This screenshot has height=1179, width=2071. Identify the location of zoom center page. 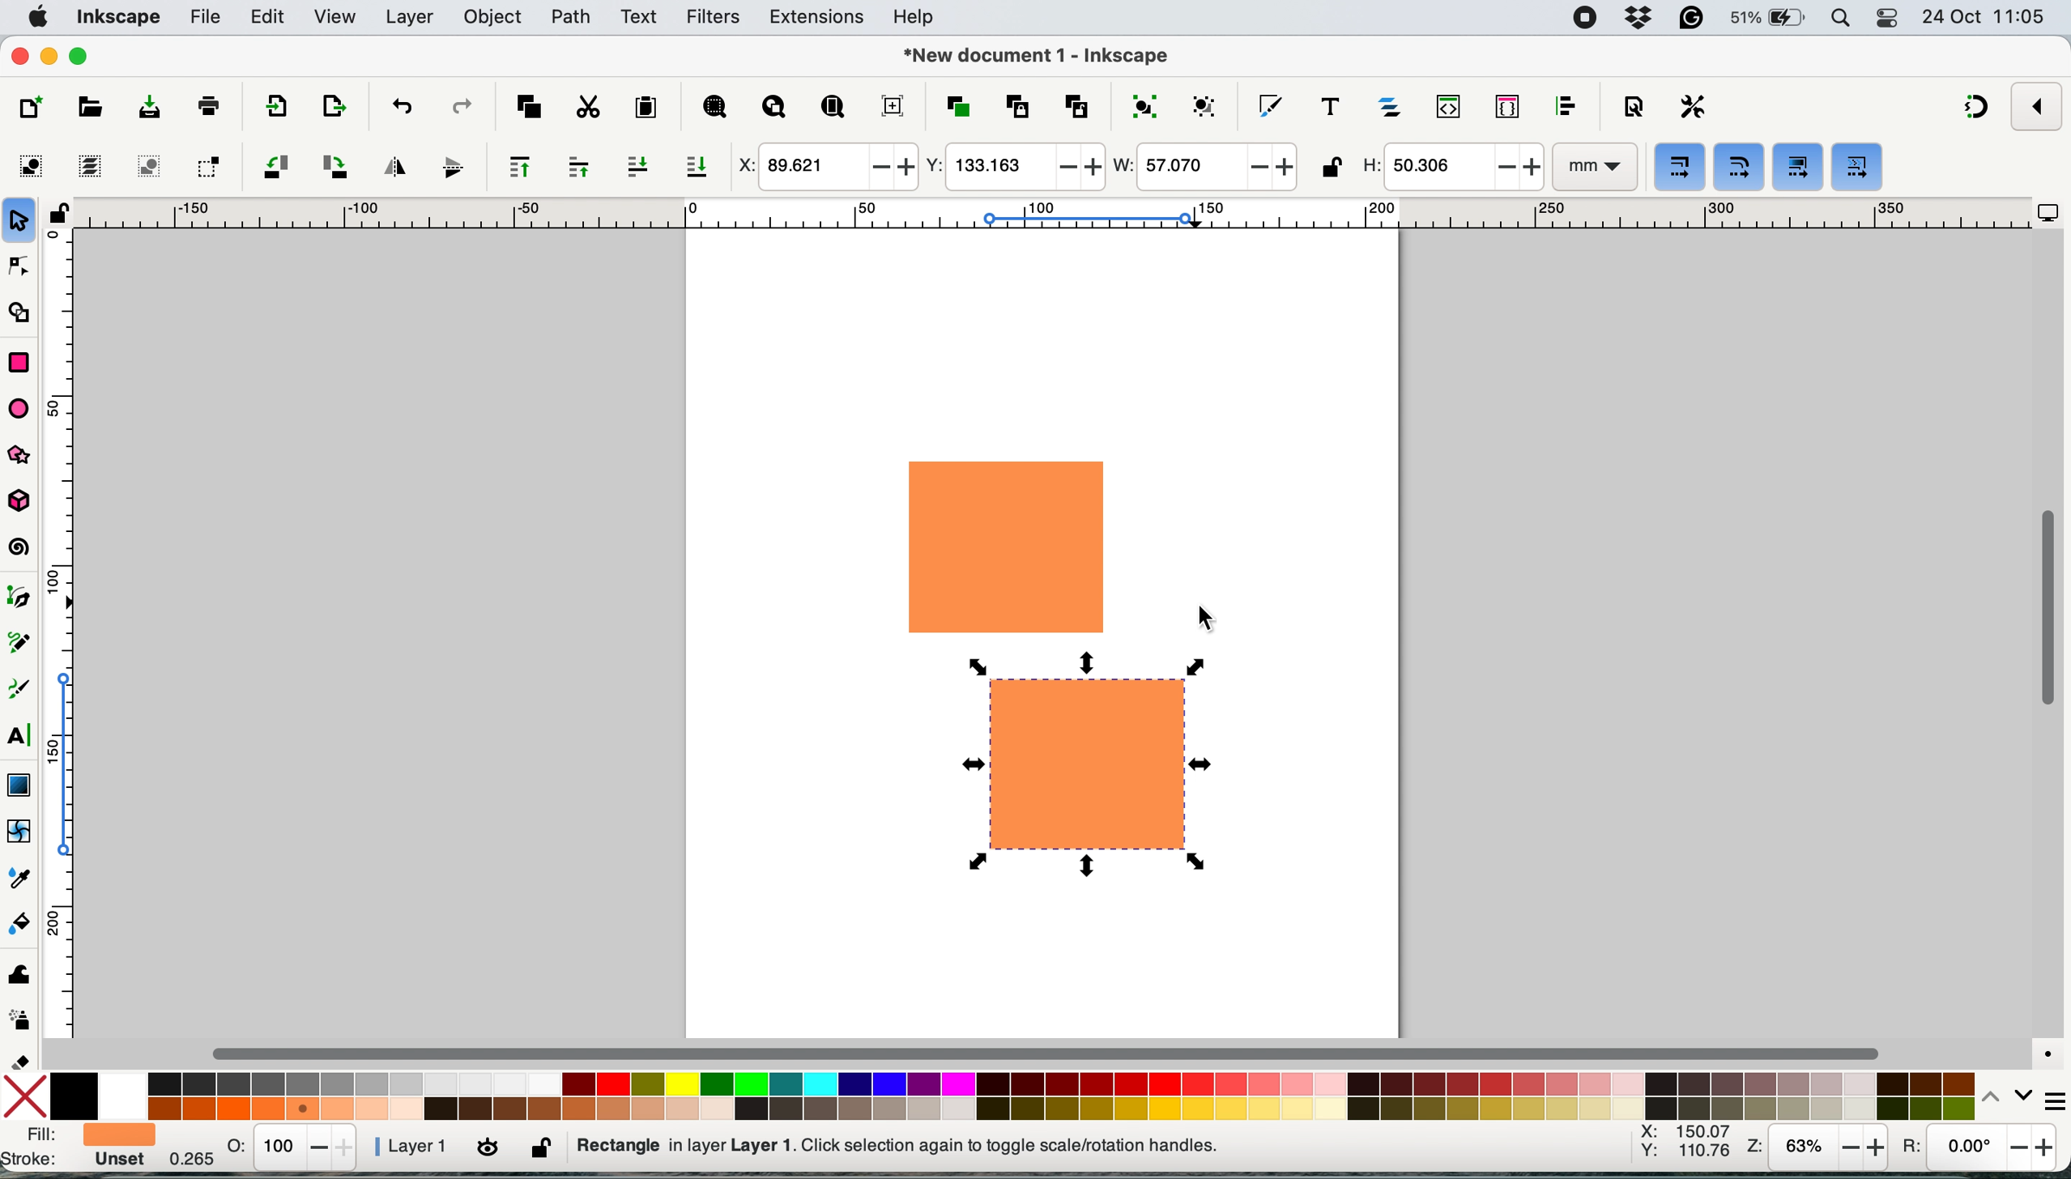
(893, 105).